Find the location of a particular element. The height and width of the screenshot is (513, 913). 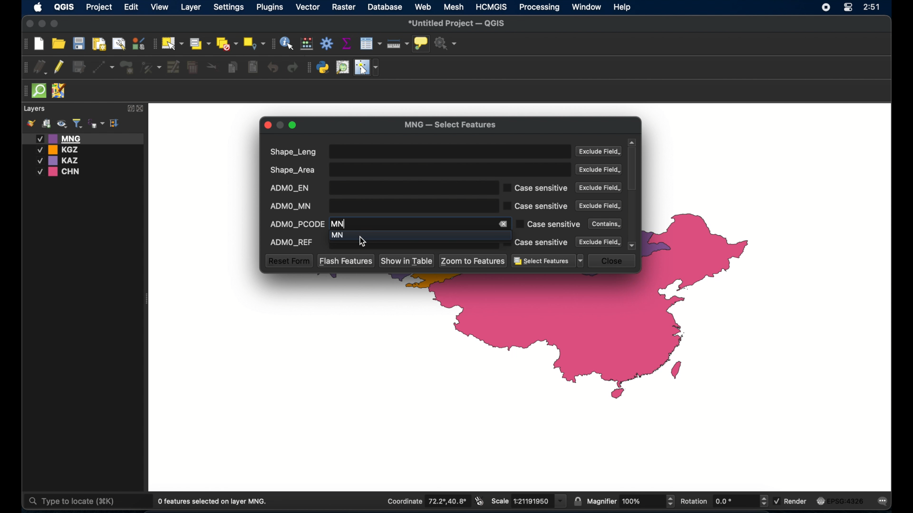

copy is located at coordinates (234, 67).